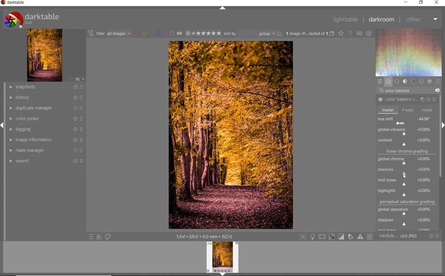 The width and height of the screenshot is (445, 276). What do you see at coordinates (335, 237) in the screenshot?
I see `toggle modes` at bounding box center [335, 237].